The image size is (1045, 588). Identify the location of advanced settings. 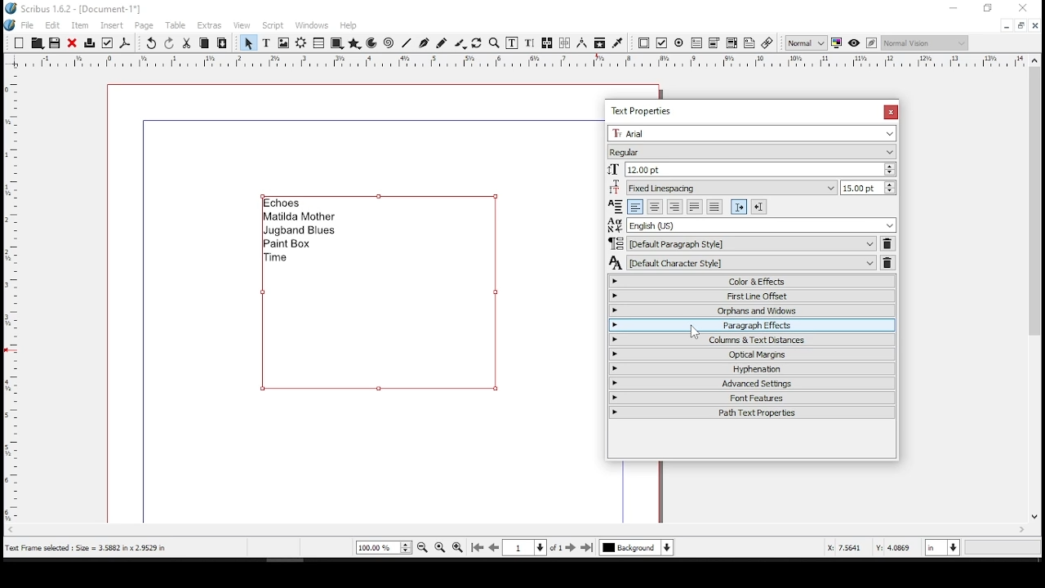
(752, 384).